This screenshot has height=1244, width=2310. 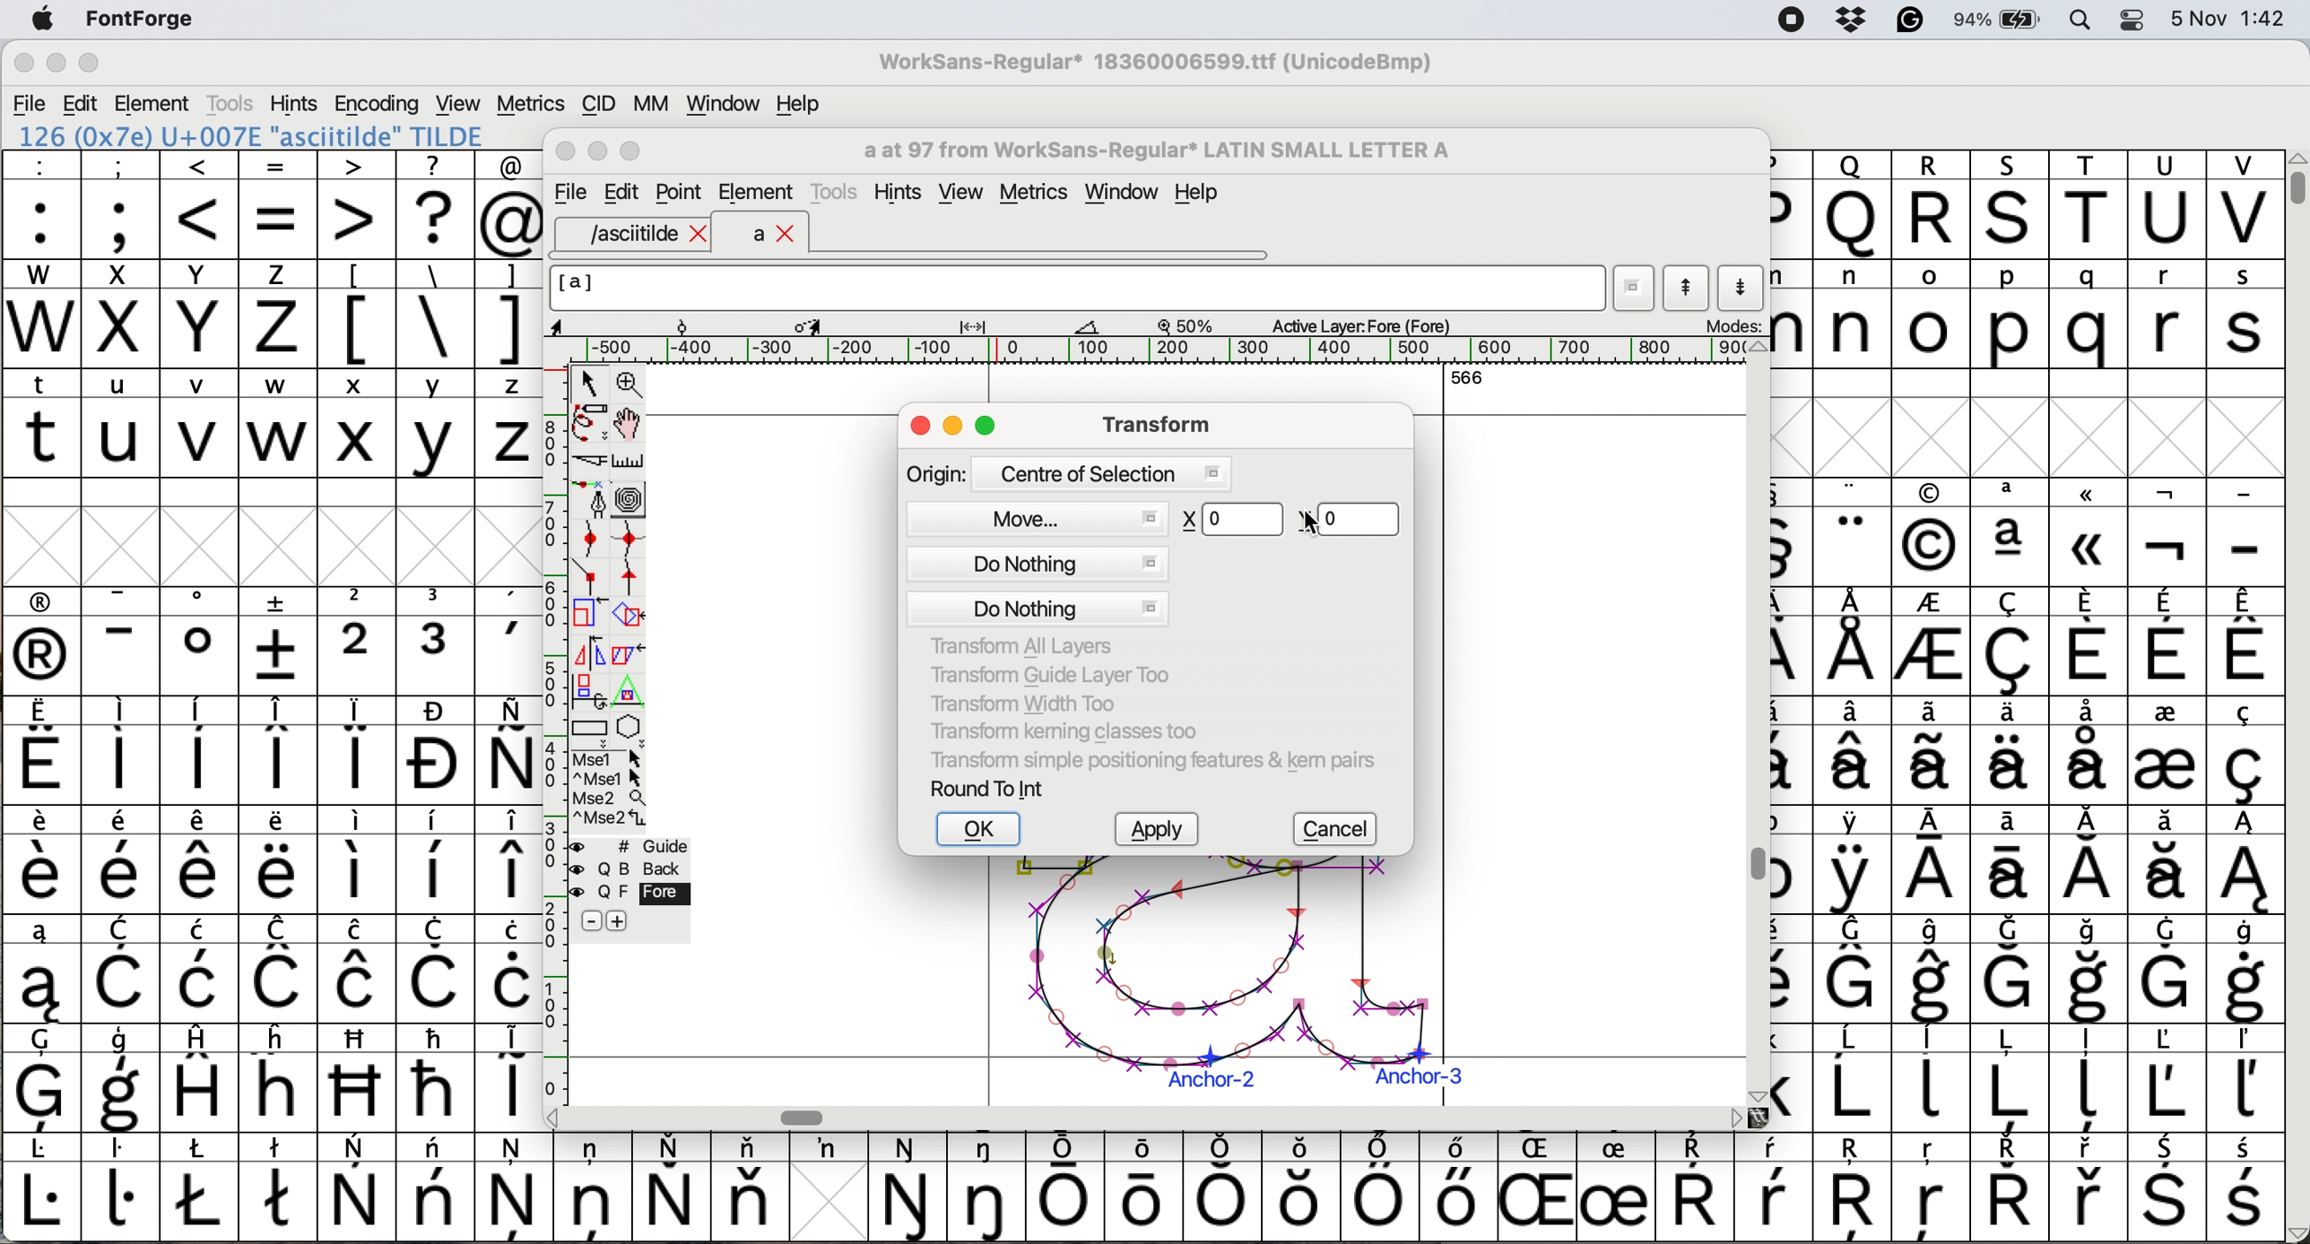 I want to click on a, so click(x=775, y=235).